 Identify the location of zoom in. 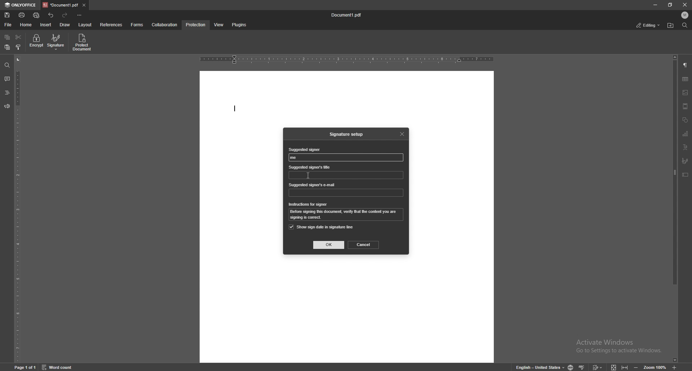
(680, 367).